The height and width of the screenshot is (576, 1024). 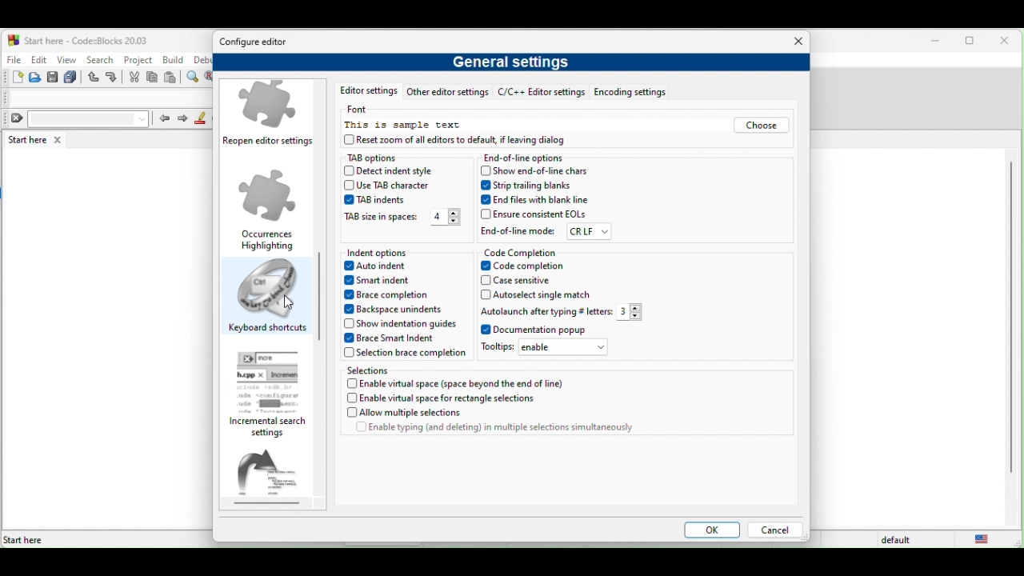 I want to click on paste, so click(x=171, y=78).